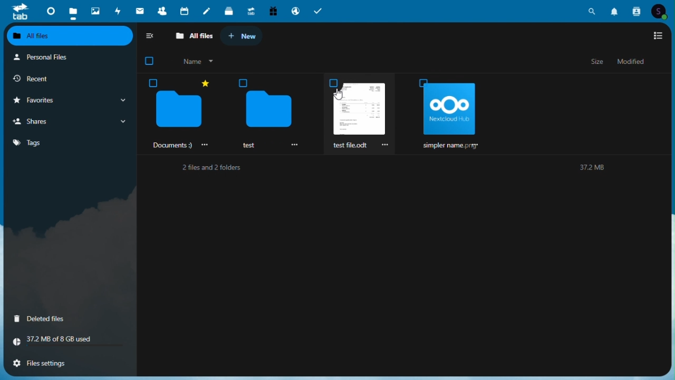 This screenshot has height=380, width=675. I want to click on test, so click(267, 113).